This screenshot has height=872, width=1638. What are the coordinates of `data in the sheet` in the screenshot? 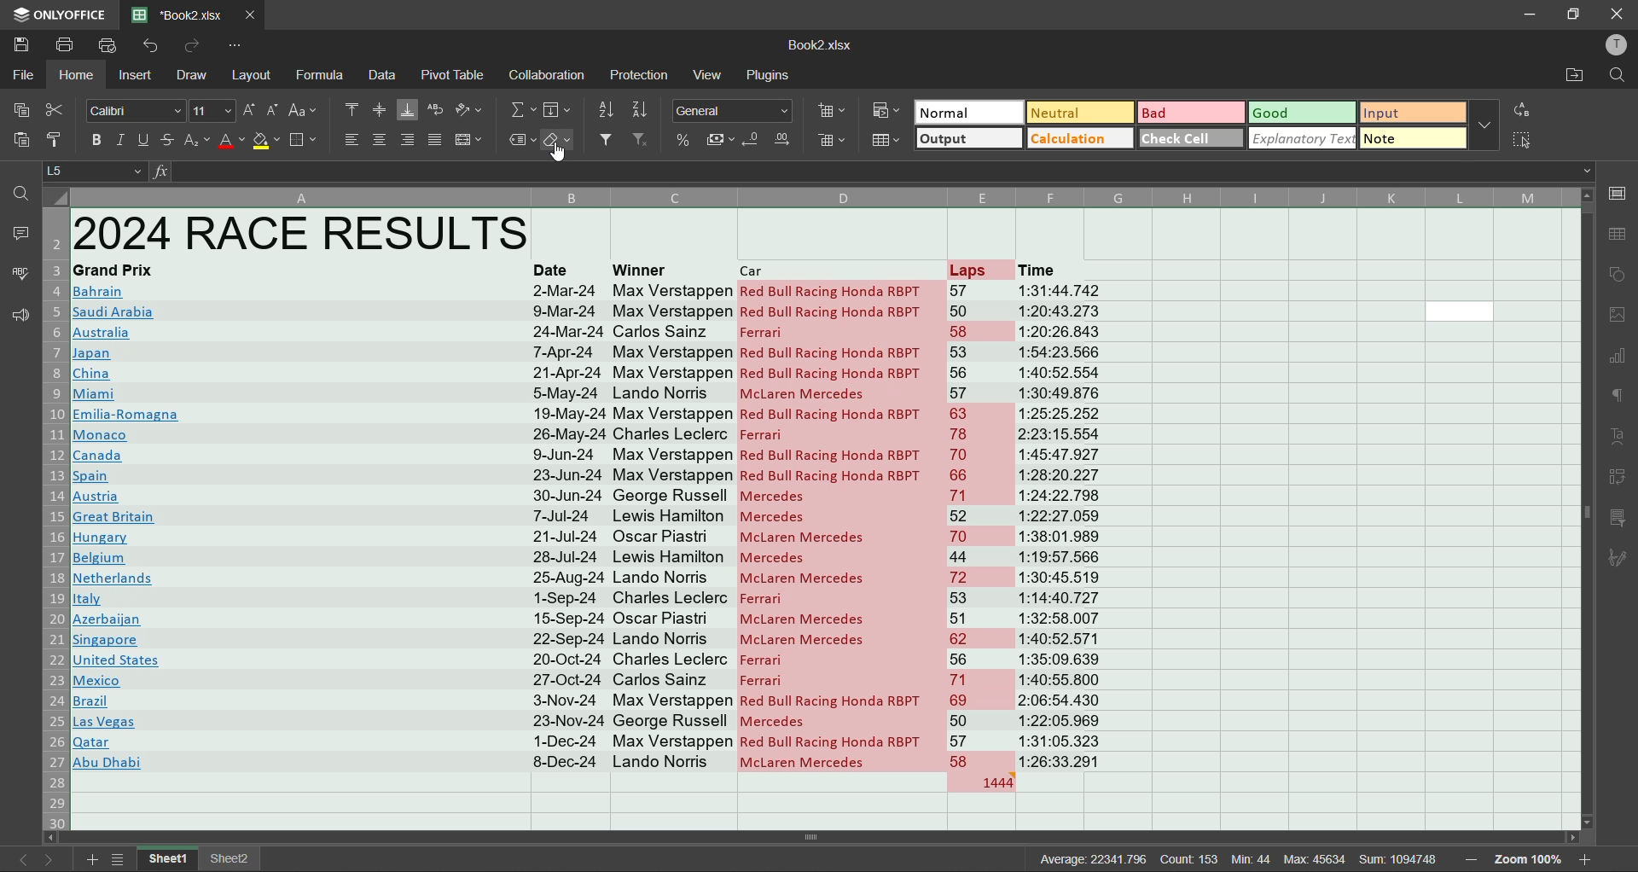 It's located at (613, 509).